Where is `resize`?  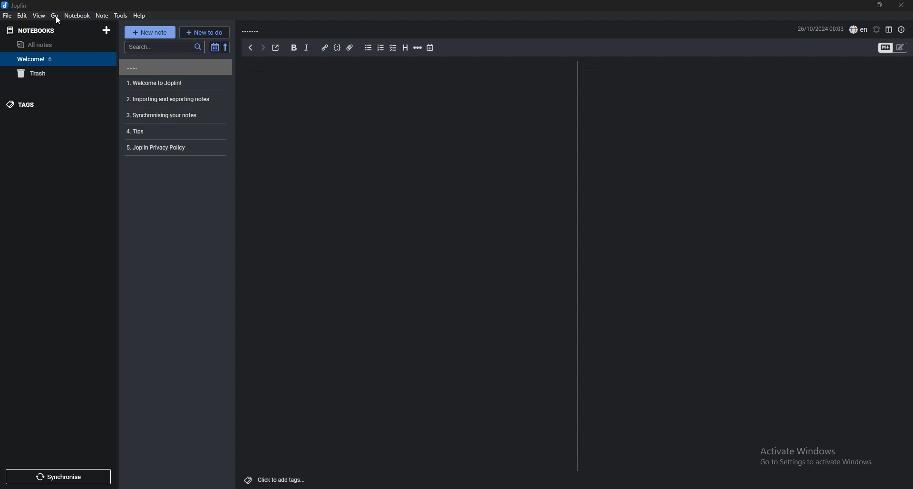
resize is located at coordinates (882, 5).